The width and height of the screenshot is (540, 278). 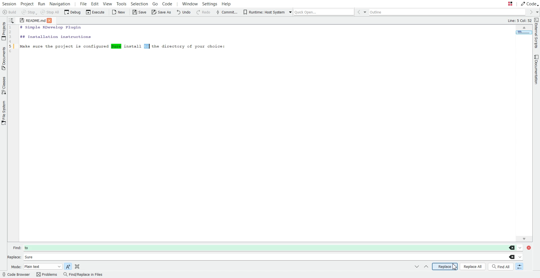 I want to click on Quick Open, so click(x=320, y=11).